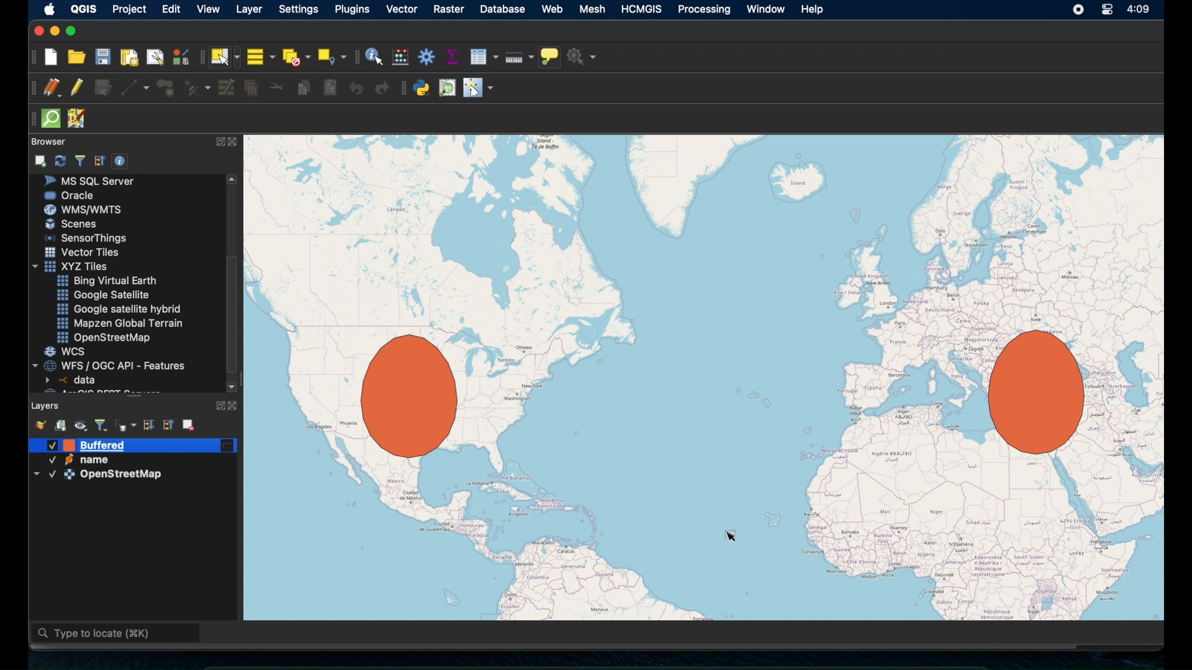  What do you see at coordinates (427, 57) in the screenshot?
I see `toolbox` at bounding box center [427, 57].